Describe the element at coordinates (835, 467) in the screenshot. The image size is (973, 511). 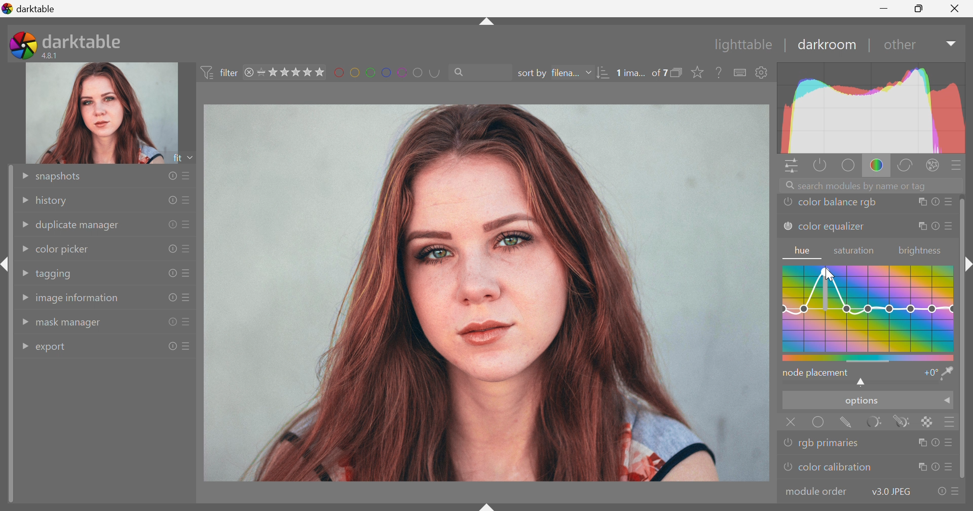
I see `color calibration` at that location.